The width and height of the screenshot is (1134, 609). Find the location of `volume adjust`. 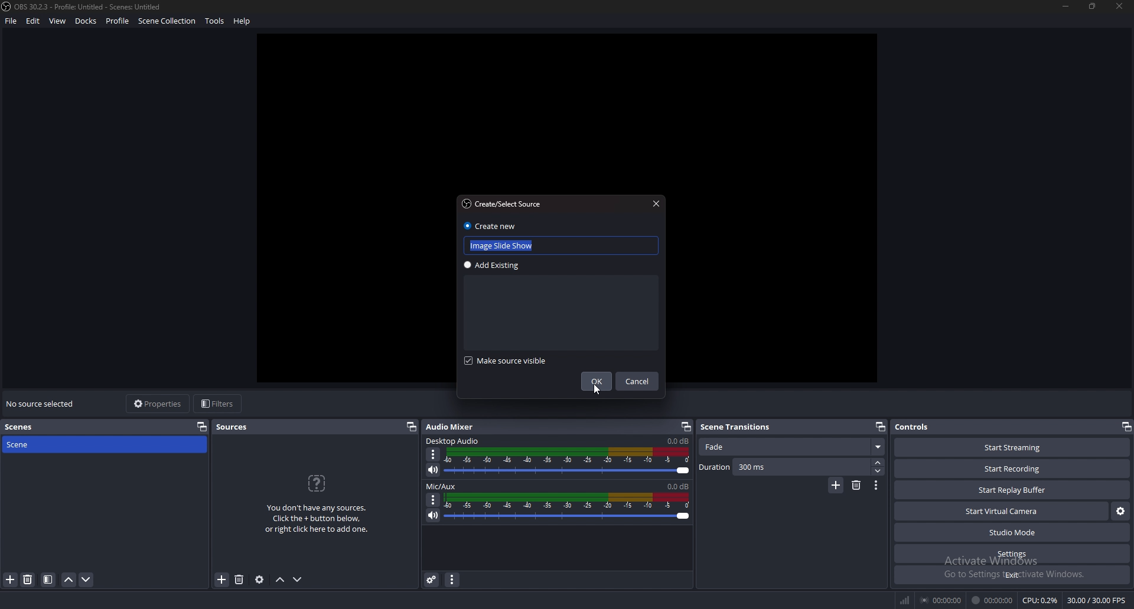

volume adjust is located at coordinates (568, 508).